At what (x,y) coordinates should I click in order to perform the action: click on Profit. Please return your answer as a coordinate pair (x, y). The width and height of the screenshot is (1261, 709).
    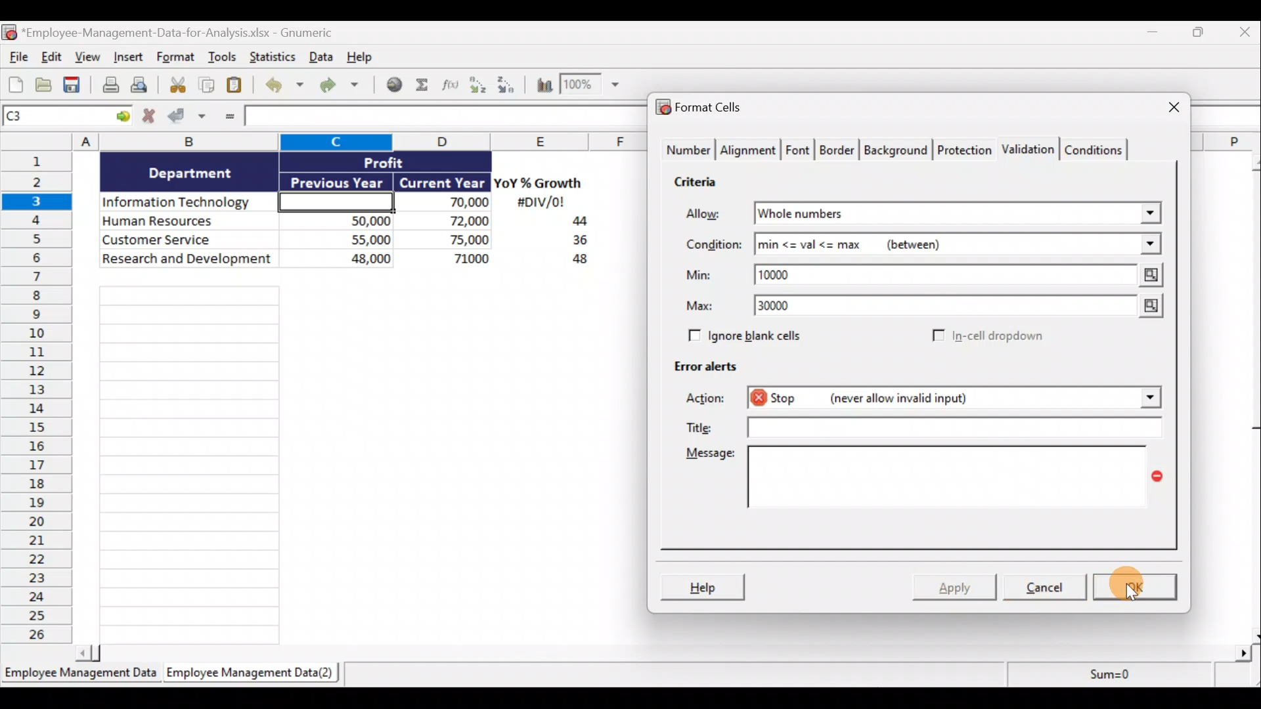
    Looking at the image, I should click on (405, 161).